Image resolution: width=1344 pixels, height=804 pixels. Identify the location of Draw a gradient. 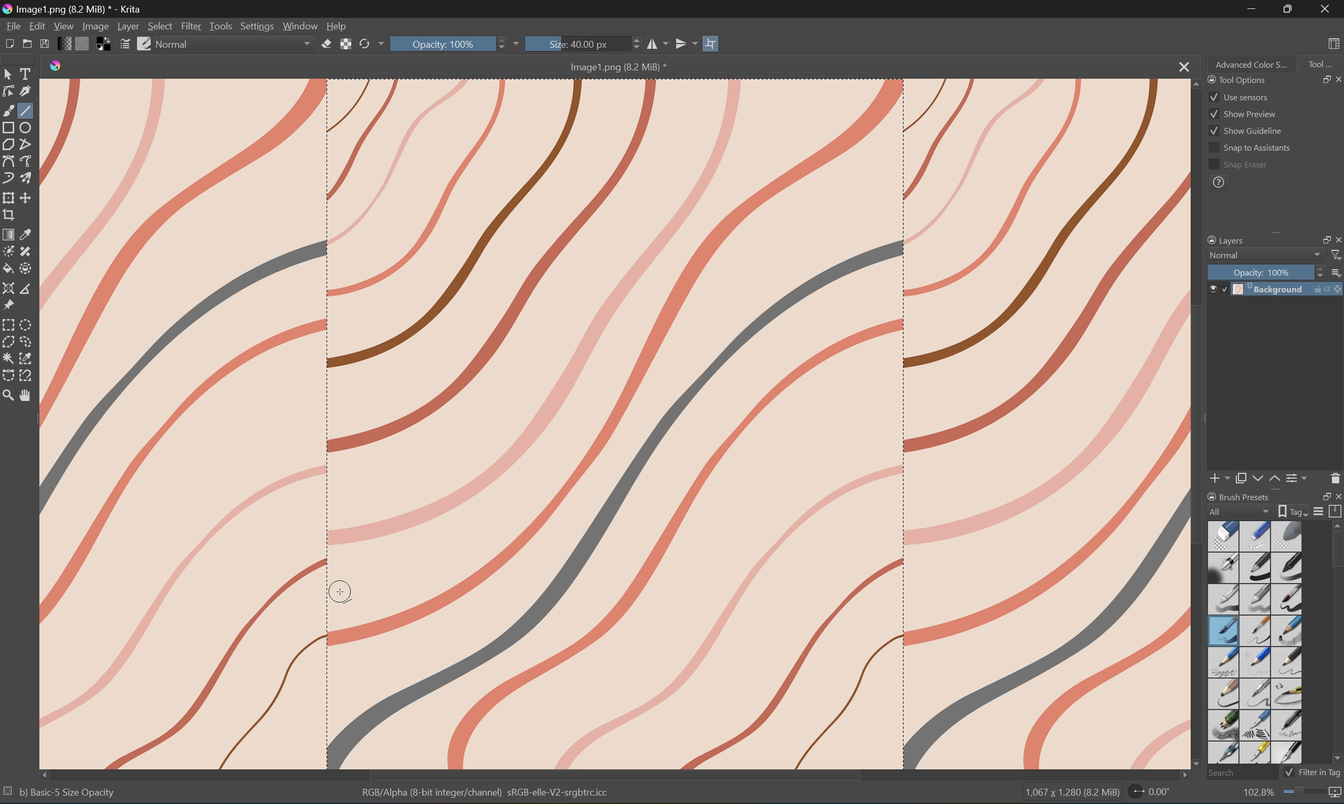
(9, 234).